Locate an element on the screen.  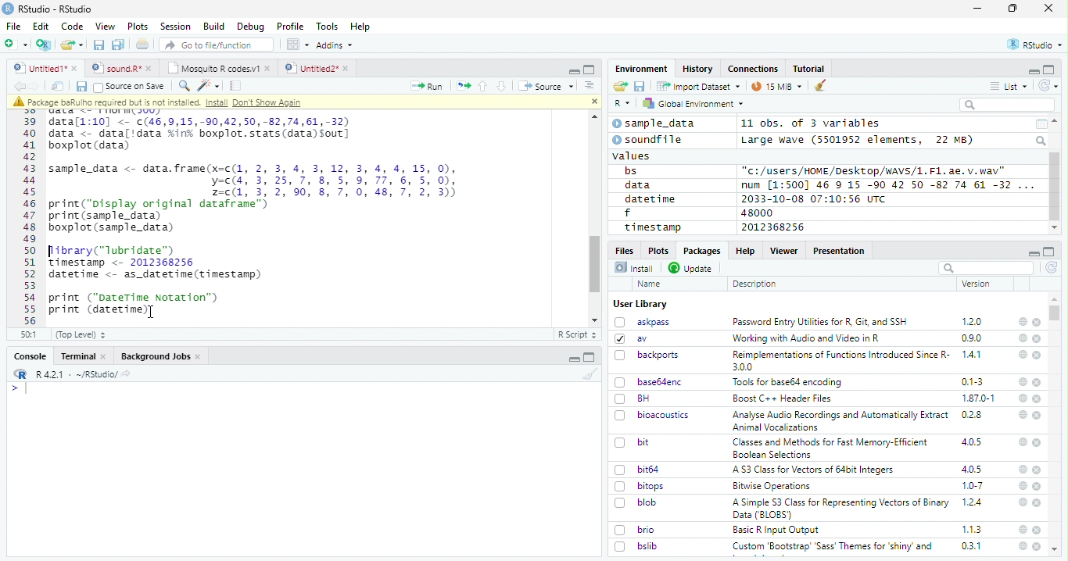
11 obs. of 3 variables is located at coordinates (812, 124).